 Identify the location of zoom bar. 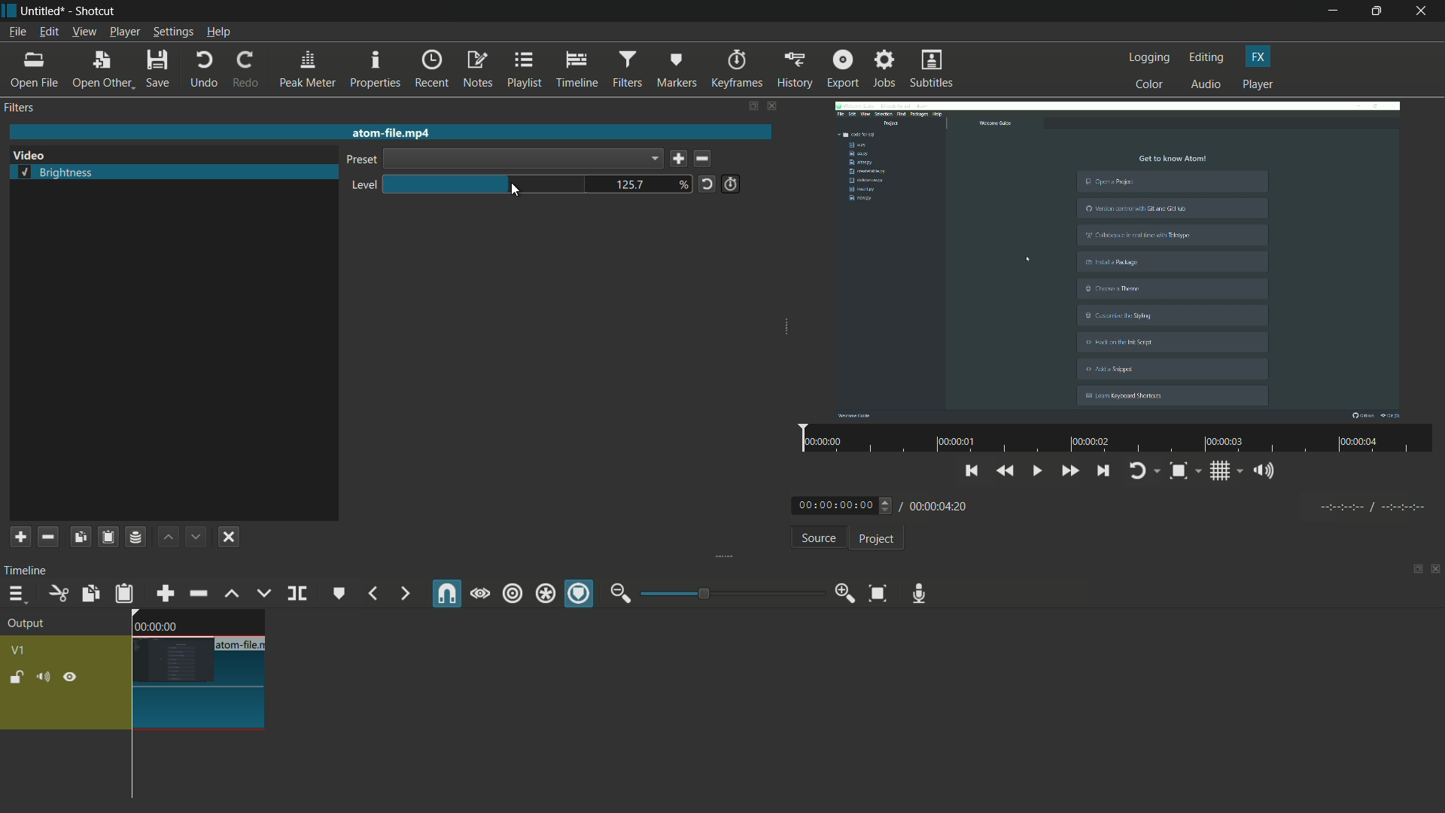
(726, 592).